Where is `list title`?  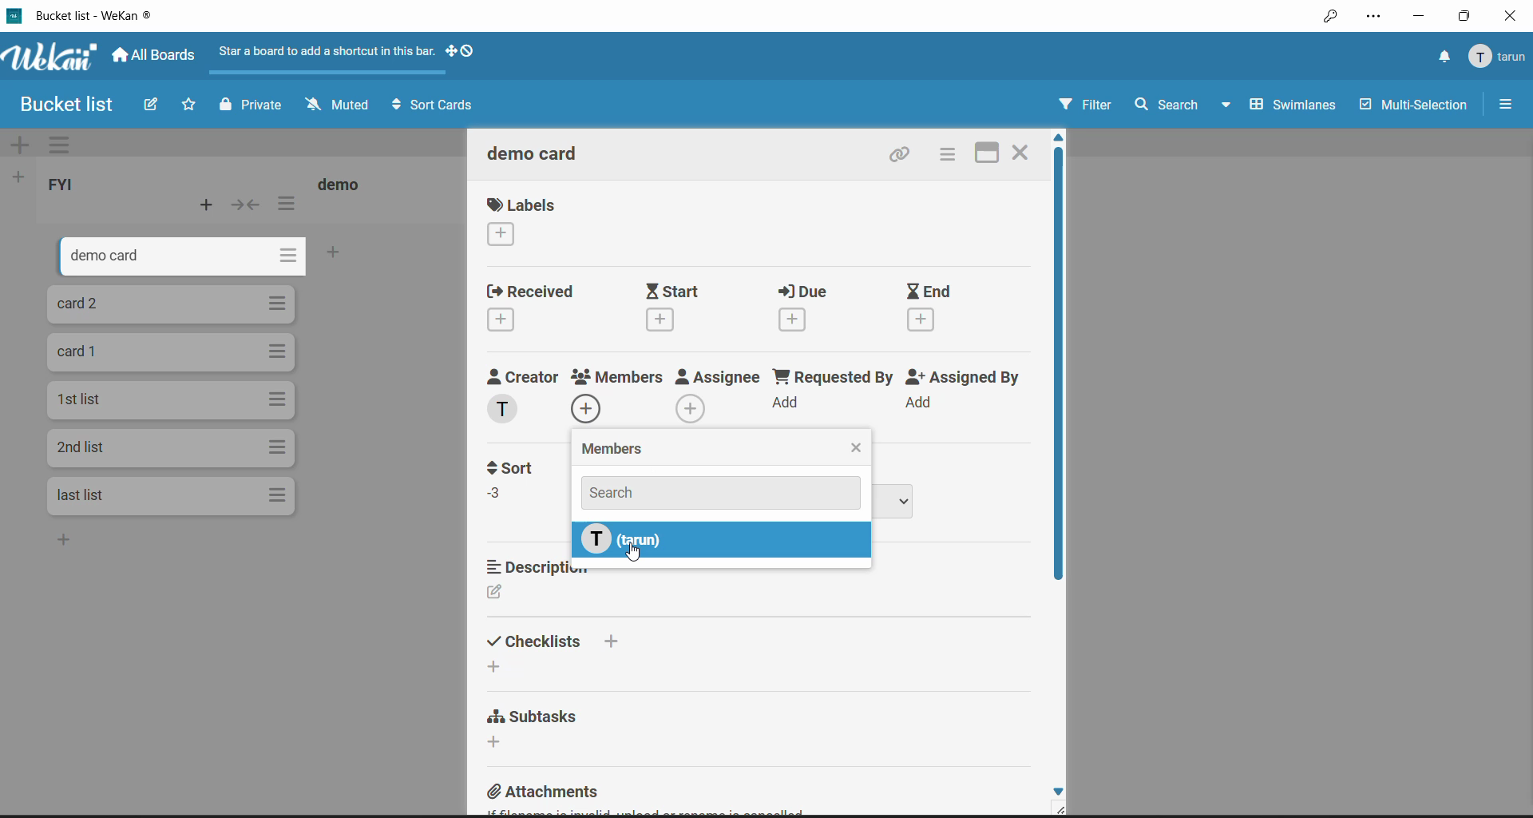 list title is located at coordinates (66, 186).